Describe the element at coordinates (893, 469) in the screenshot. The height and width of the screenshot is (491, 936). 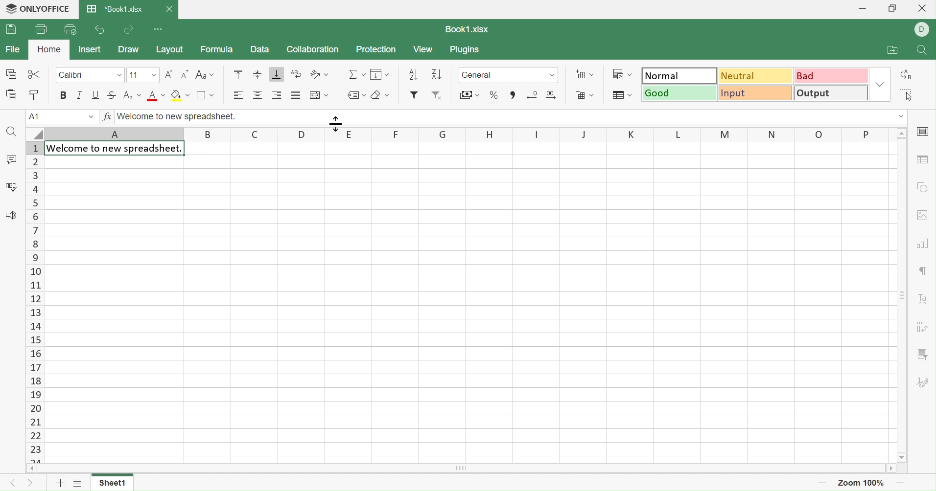
I see `Scroll Right` at that location.